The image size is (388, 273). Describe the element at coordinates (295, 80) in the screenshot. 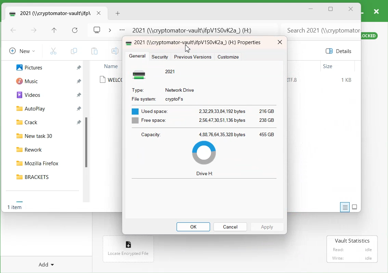

I see `Word RTF 8` at that location.